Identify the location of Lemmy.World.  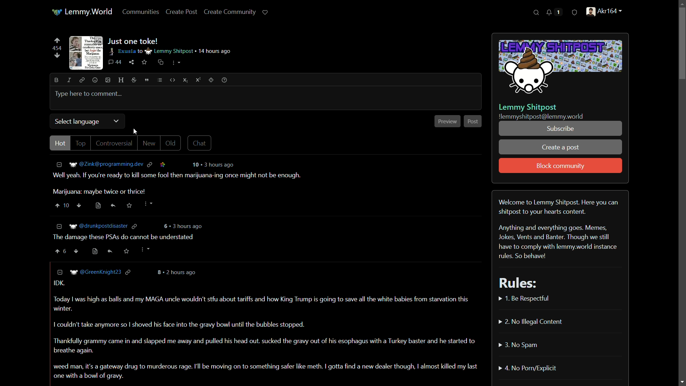
(83, 11).